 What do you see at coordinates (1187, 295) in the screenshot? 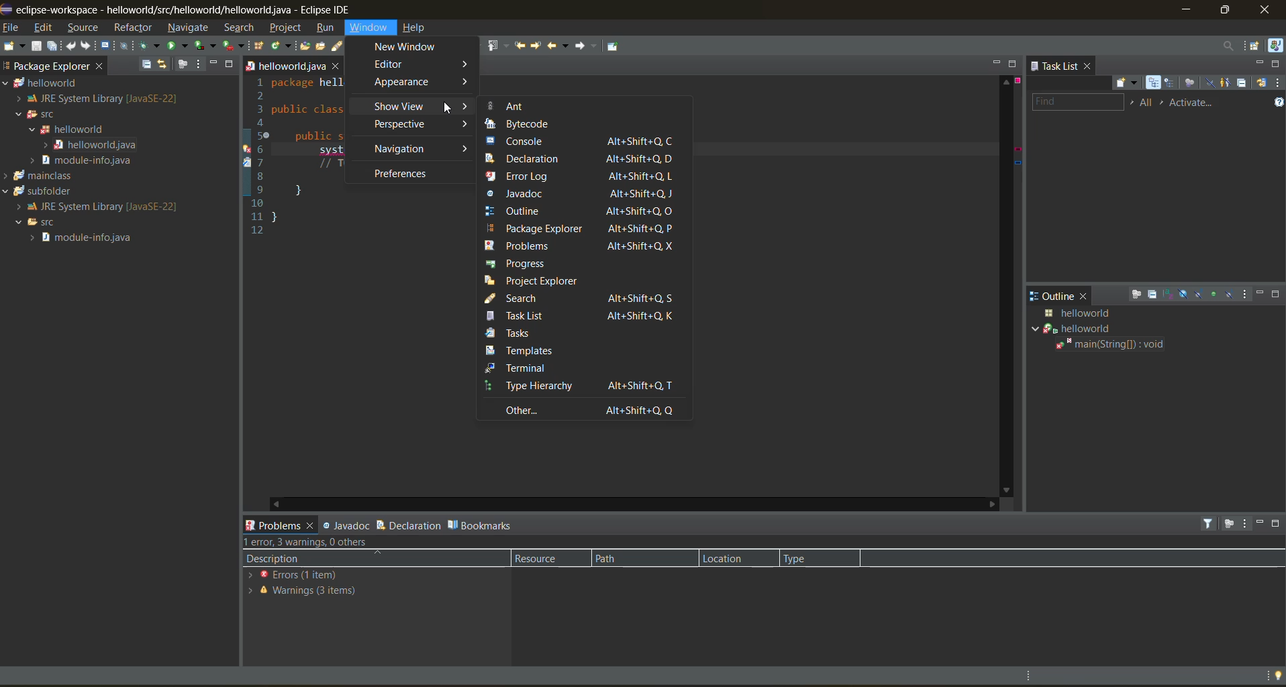
I see `hide fields` at bounding box center [1187, 295].